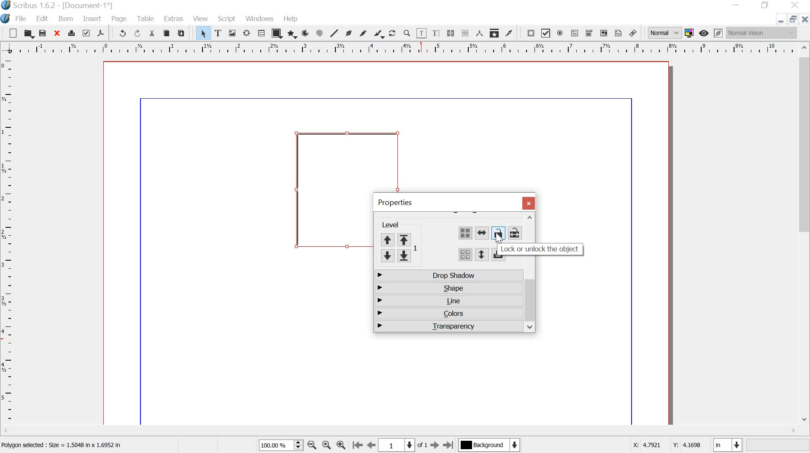  What do you see at coordinates (448, 326) in the screenshot?
I see `transparency` at bounding box center [448, 326].